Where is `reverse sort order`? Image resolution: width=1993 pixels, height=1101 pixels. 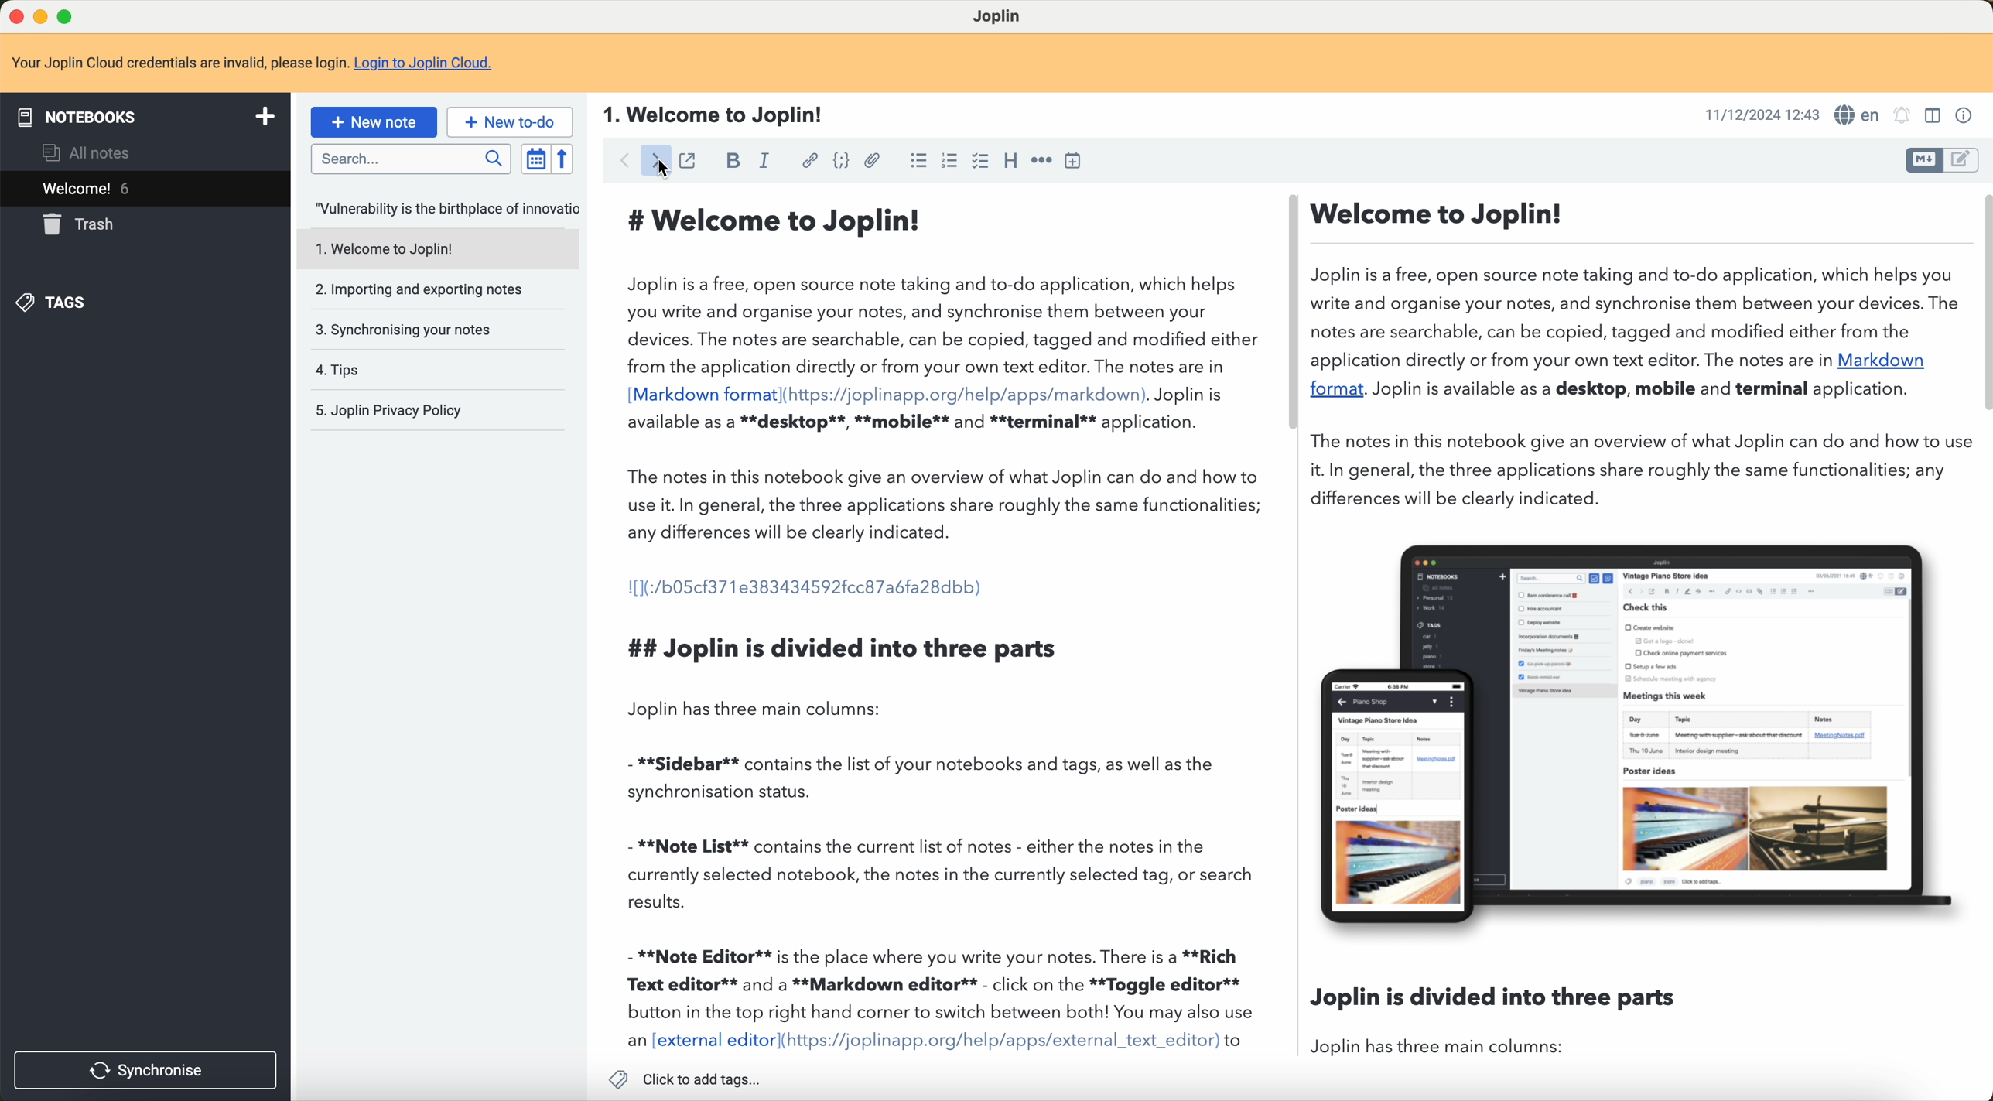
reverse sort order is located at coordinates (564, 159).